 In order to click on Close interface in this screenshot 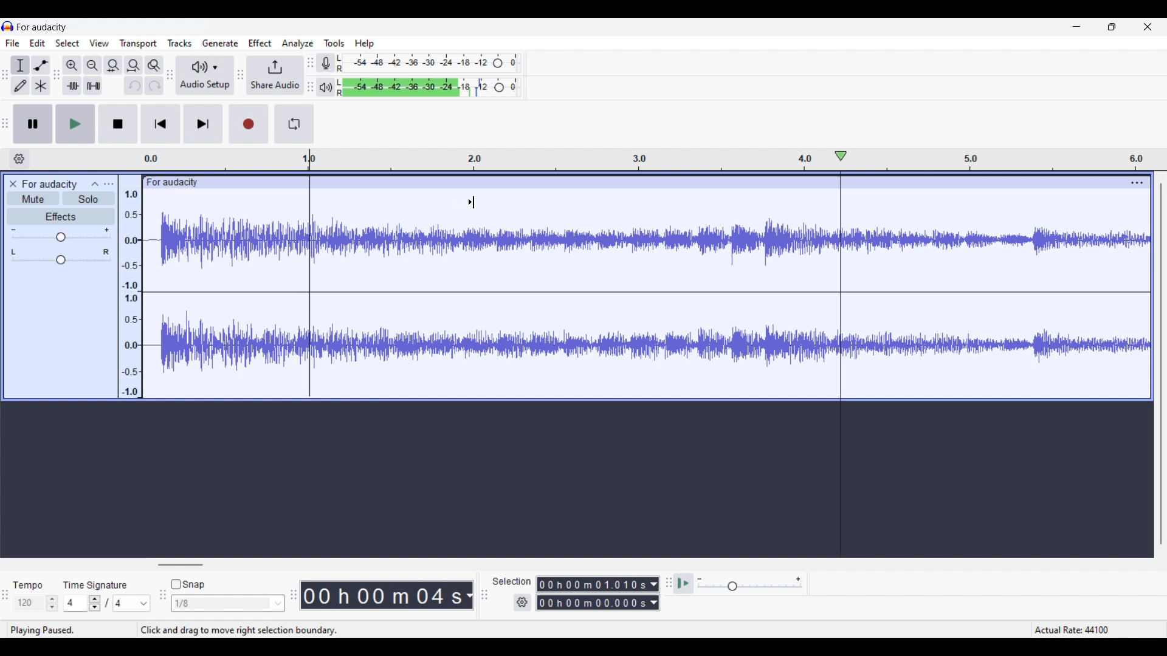, I will do `click(1148, 27)`.